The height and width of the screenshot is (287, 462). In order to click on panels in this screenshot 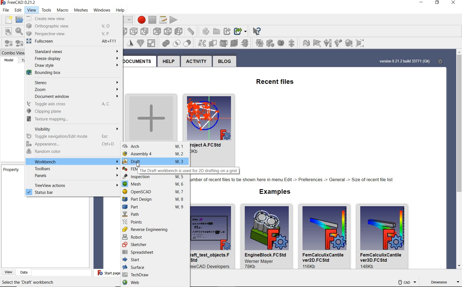, I will do `click(74, 176)`.